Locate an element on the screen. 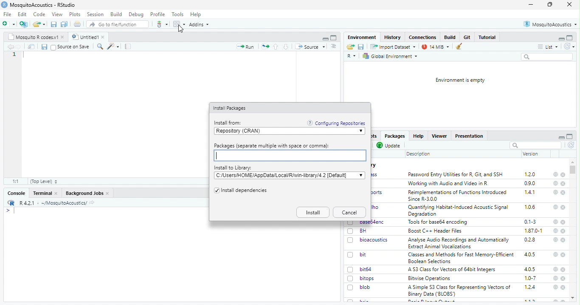 The height and width of the screenshot is (305, 580). clean is located at coordinates (456, 47).